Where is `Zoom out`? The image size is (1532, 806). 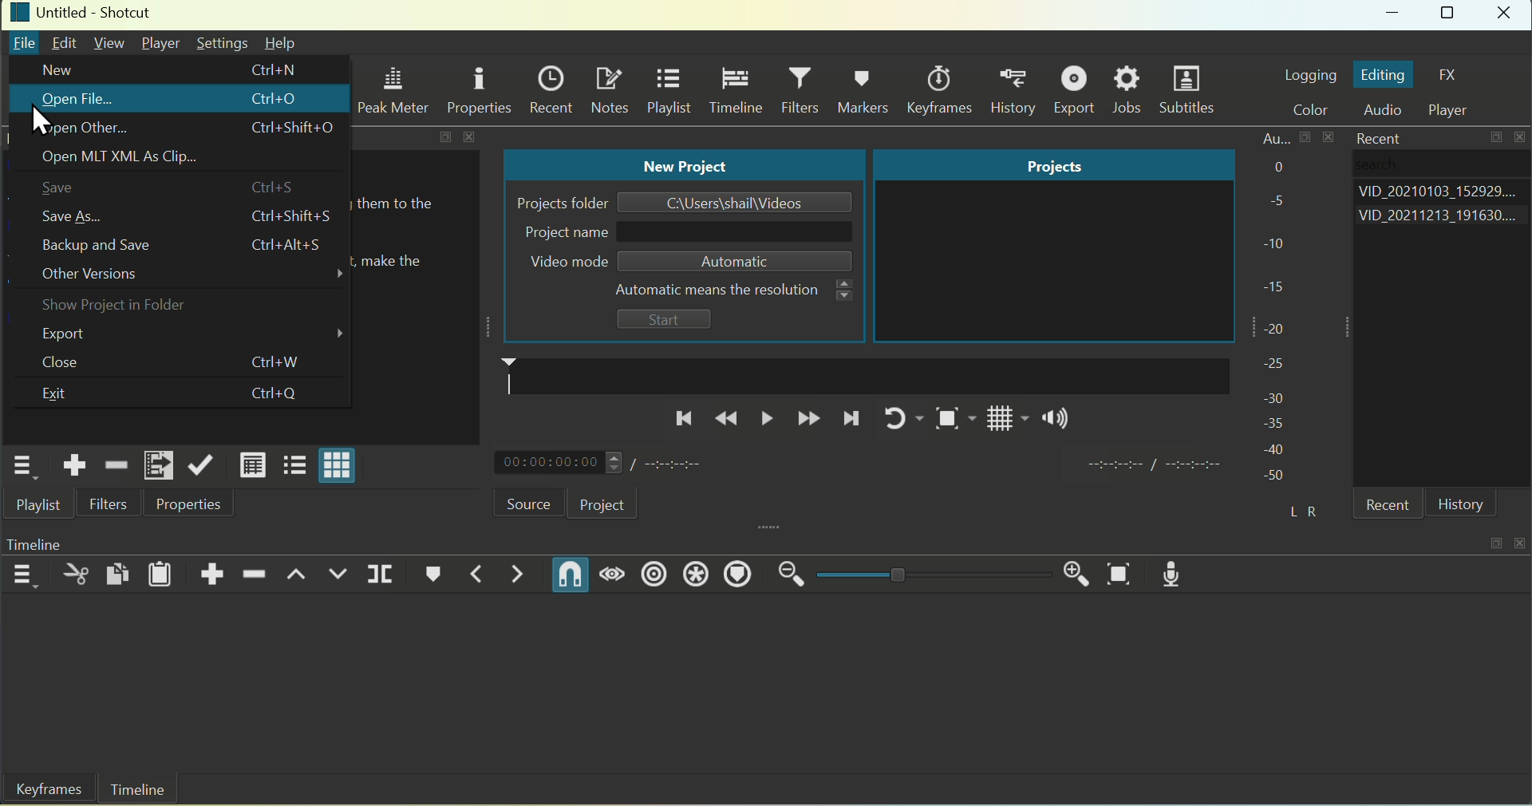 Zoom out is located at coordinates (792, 575).